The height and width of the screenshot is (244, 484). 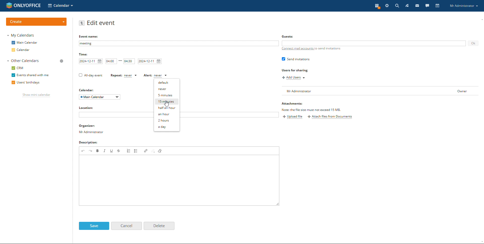 I want to click on Event name:, so click(x=89, y=36).